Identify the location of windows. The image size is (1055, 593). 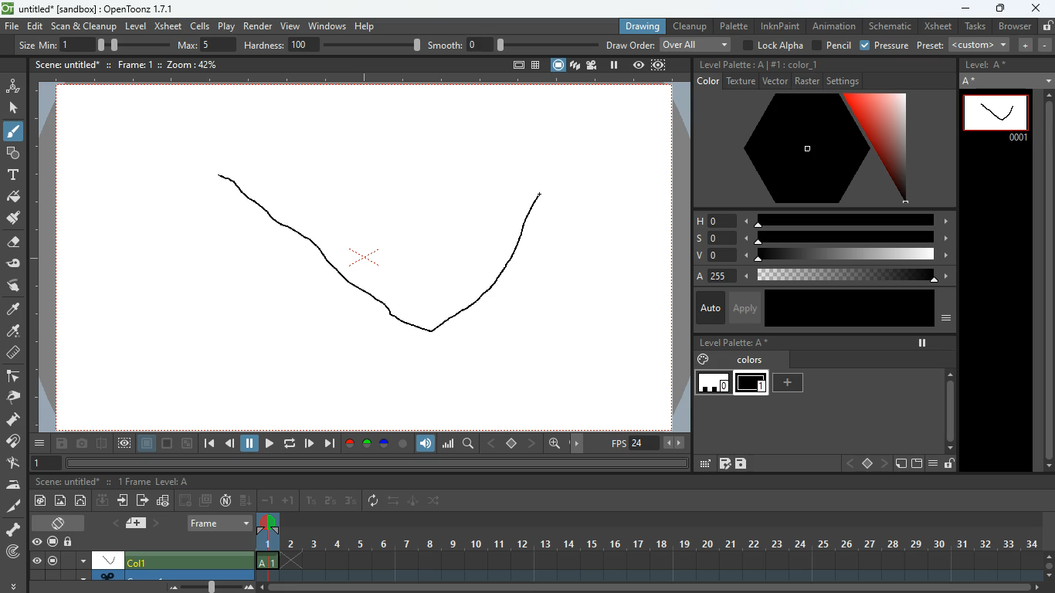
(327, 24).